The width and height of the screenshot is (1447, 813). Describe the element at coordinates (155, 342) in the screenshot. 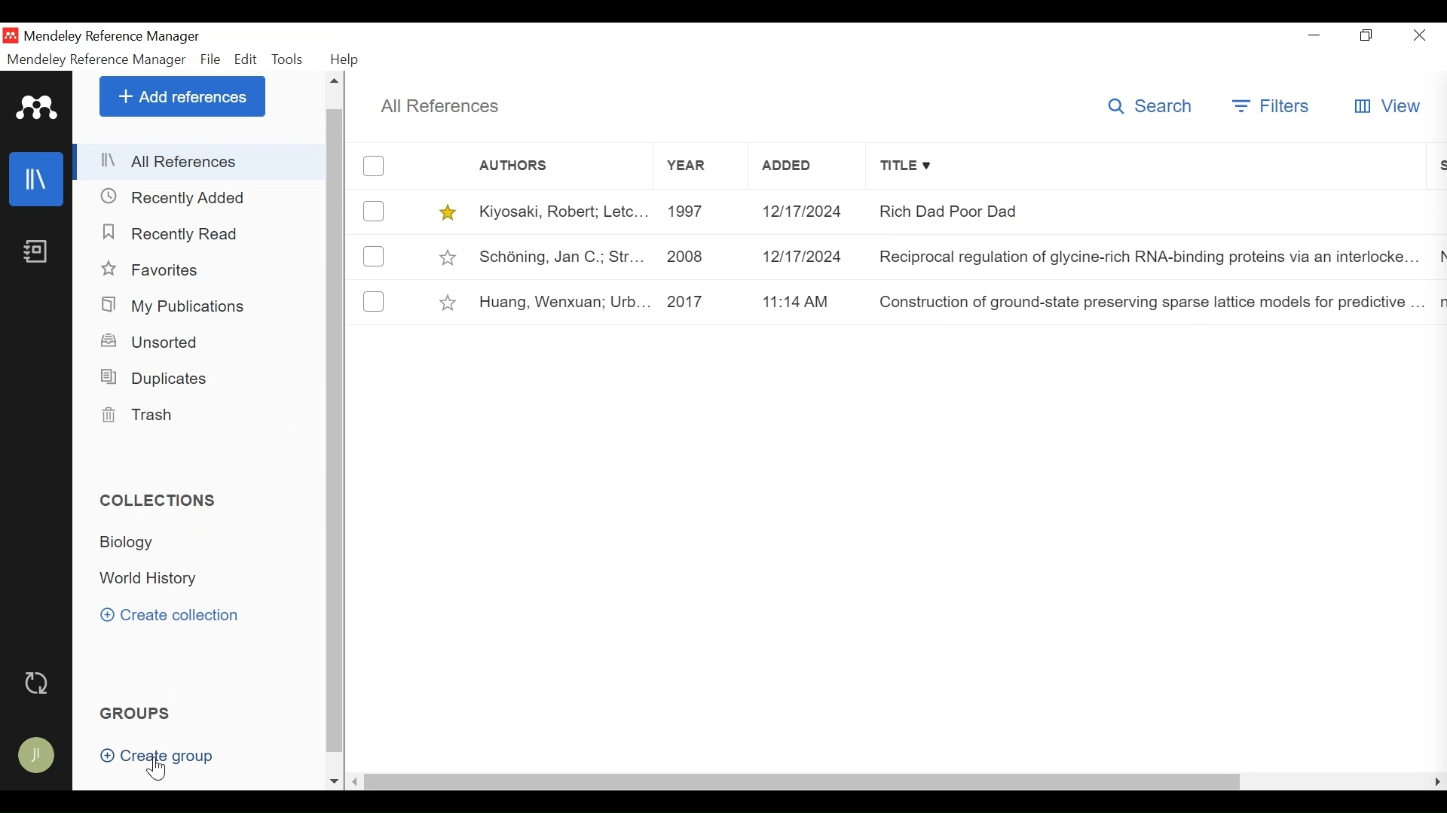

I see `Unsorted` at that location.